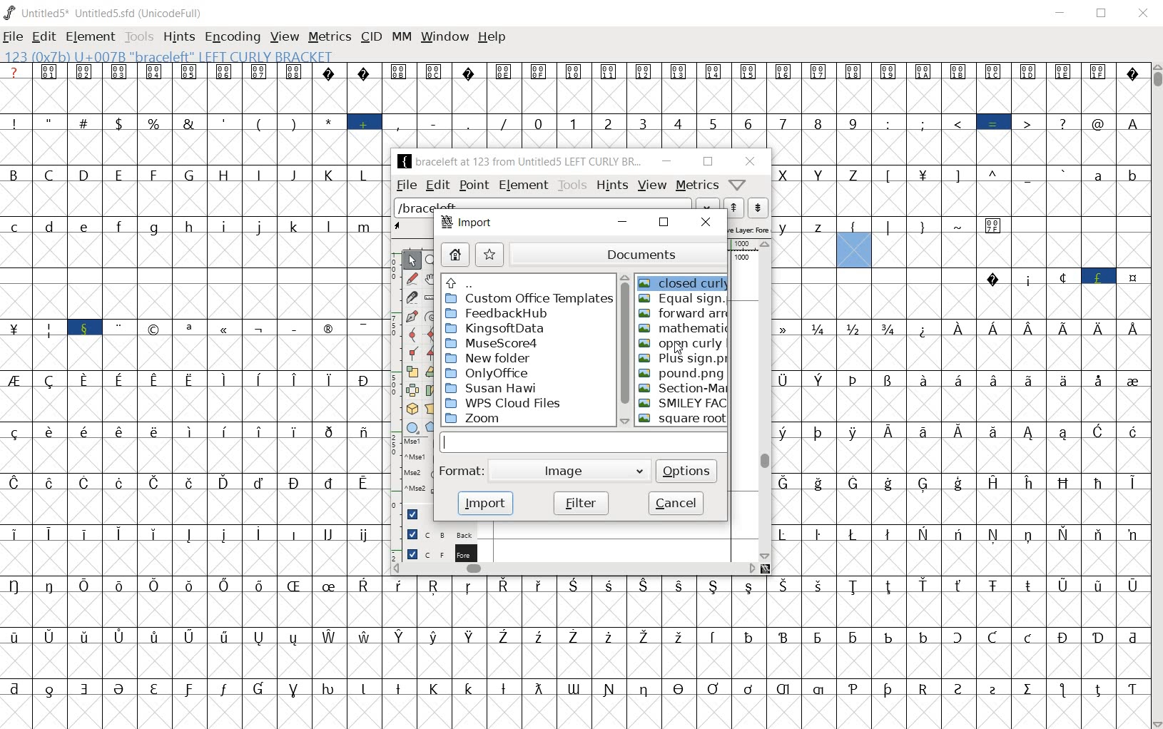 This screenshot has height=729, width=1163. I want to click on scrollbar, so click(1156, 395).